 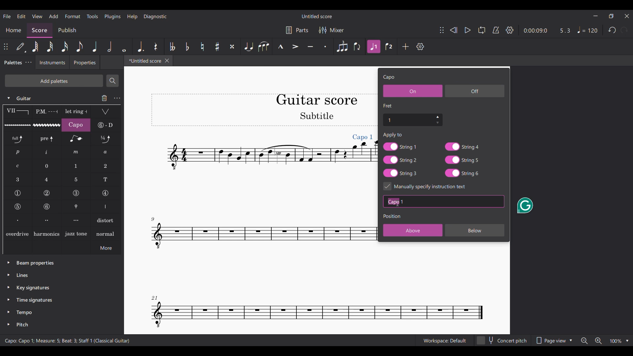 I want to click on String number 3, so click(x=76, y=193).